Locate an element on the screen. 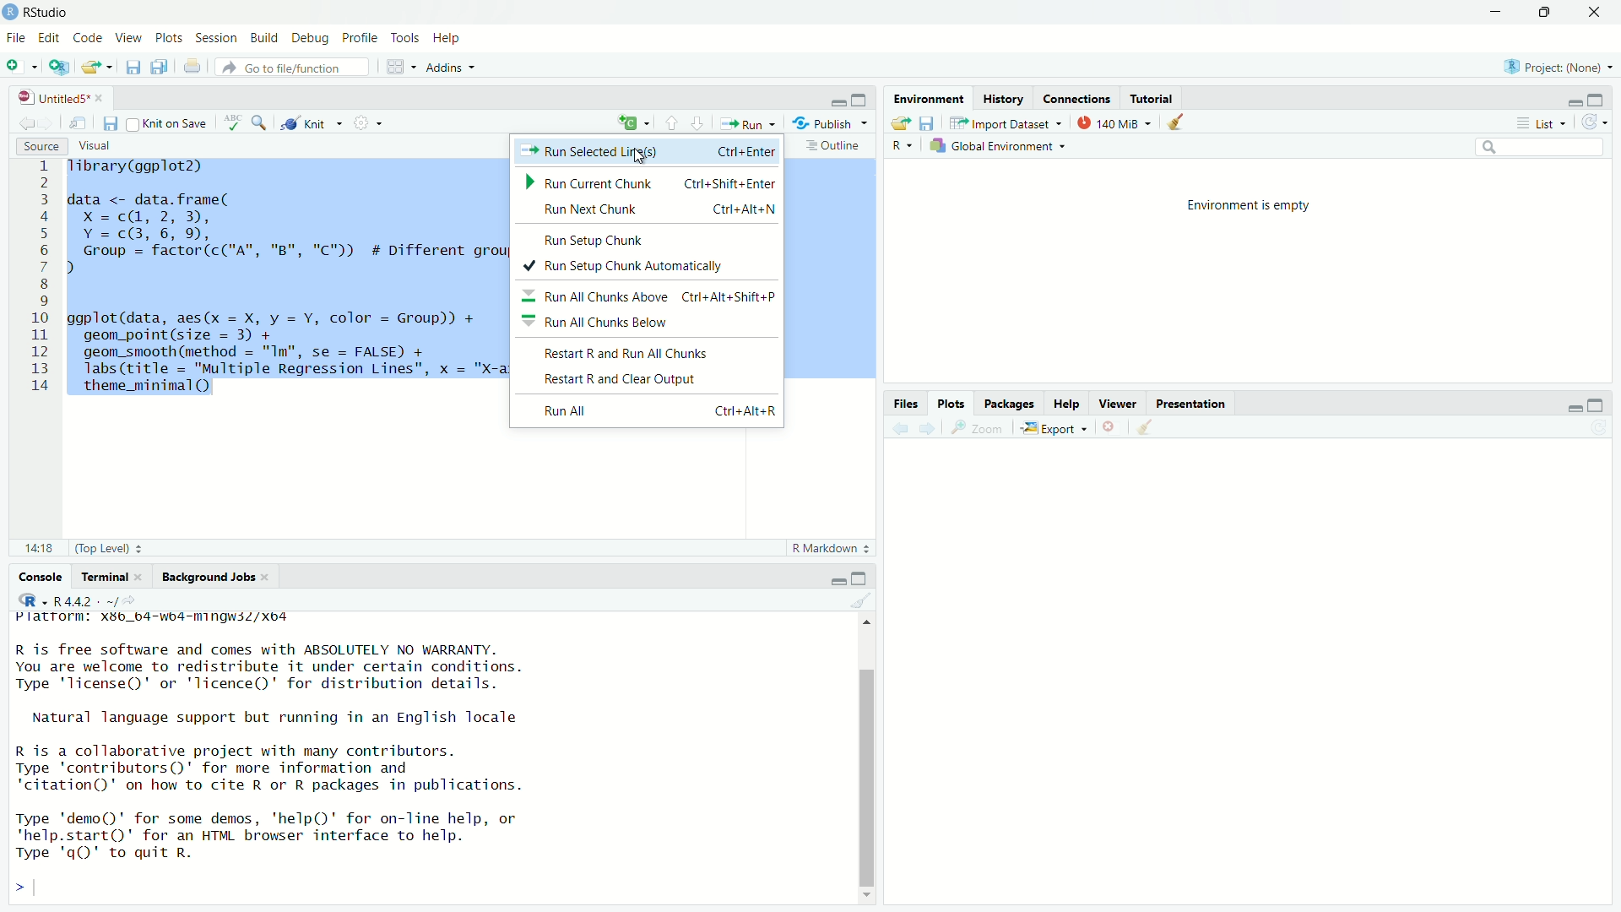  add is located at coordinates (634, 122).